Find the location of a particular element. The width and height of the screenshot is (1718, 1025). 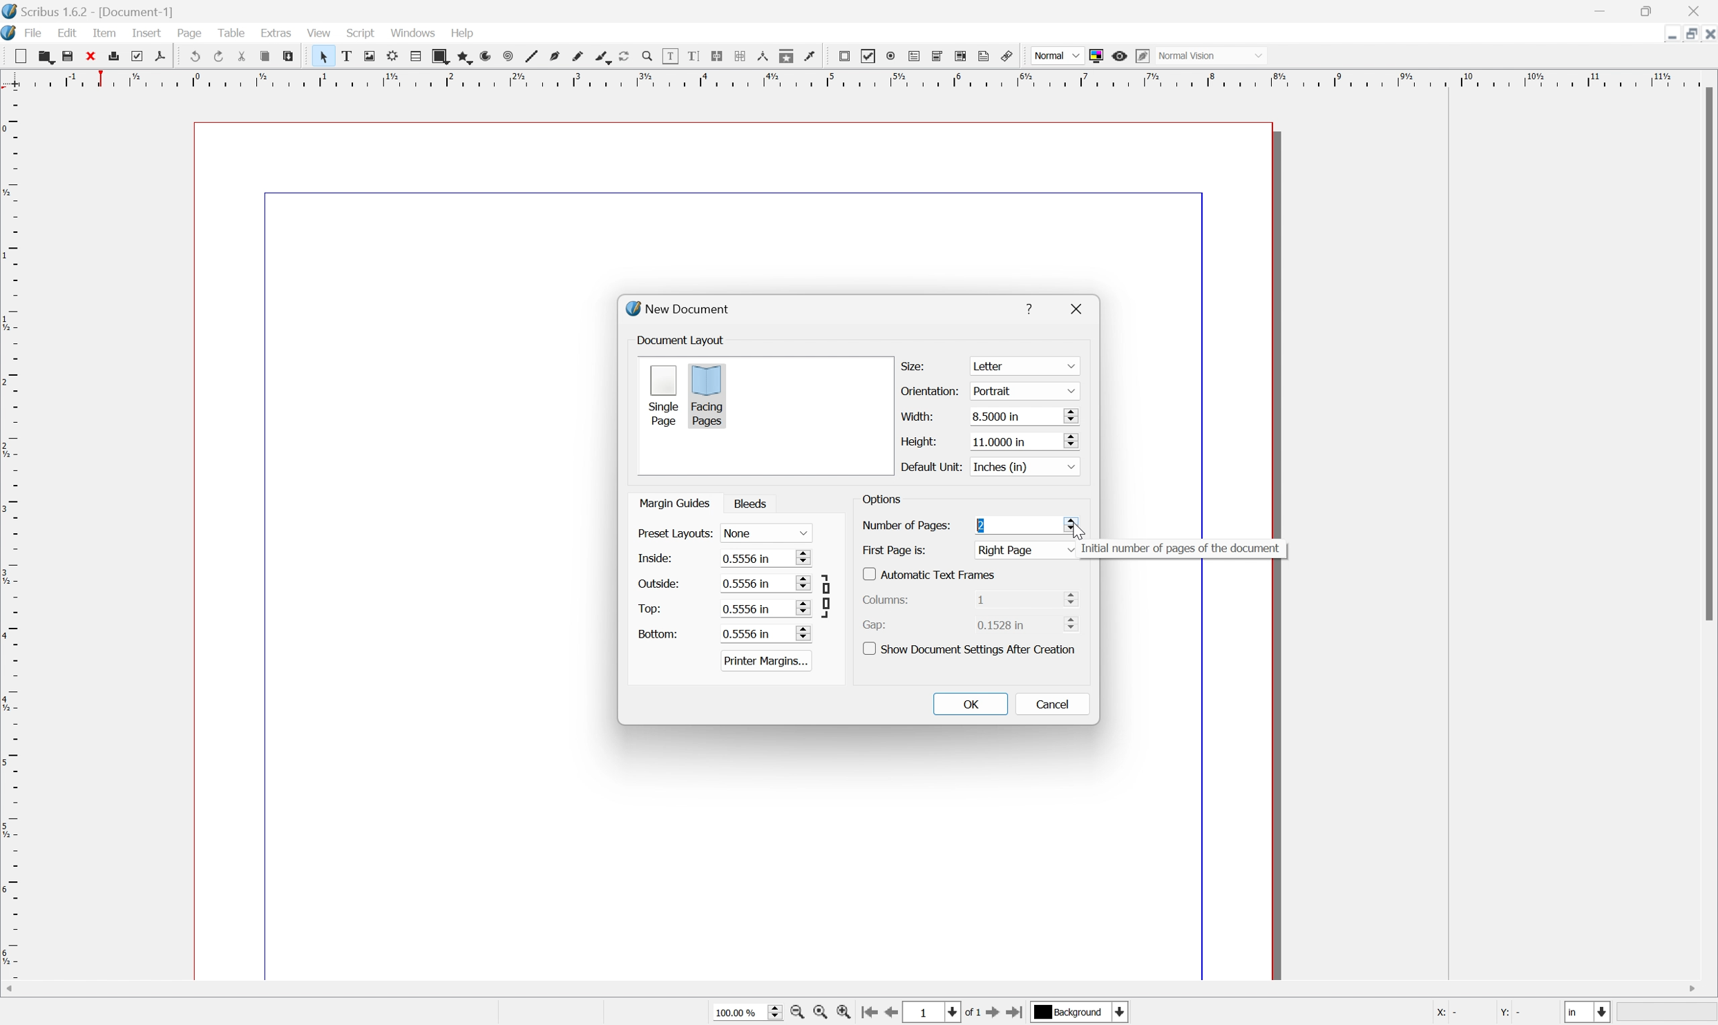

100.00% is located at coordinates (742, 1011).